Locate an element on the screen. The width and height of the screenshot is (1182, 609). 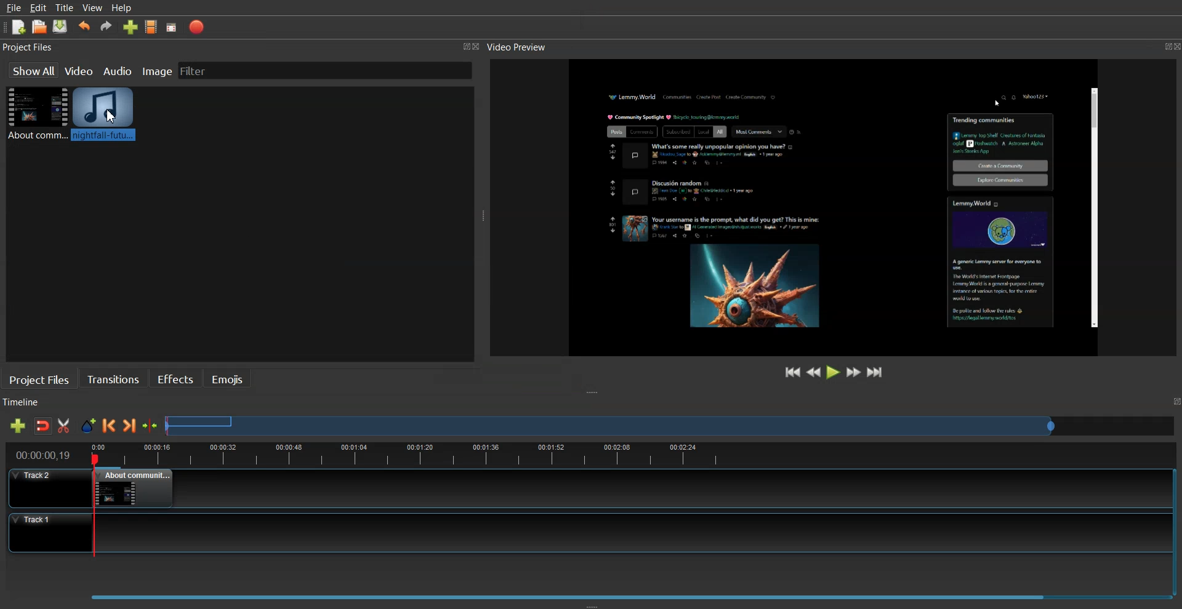
Redo is located at coordinates (107, 26).